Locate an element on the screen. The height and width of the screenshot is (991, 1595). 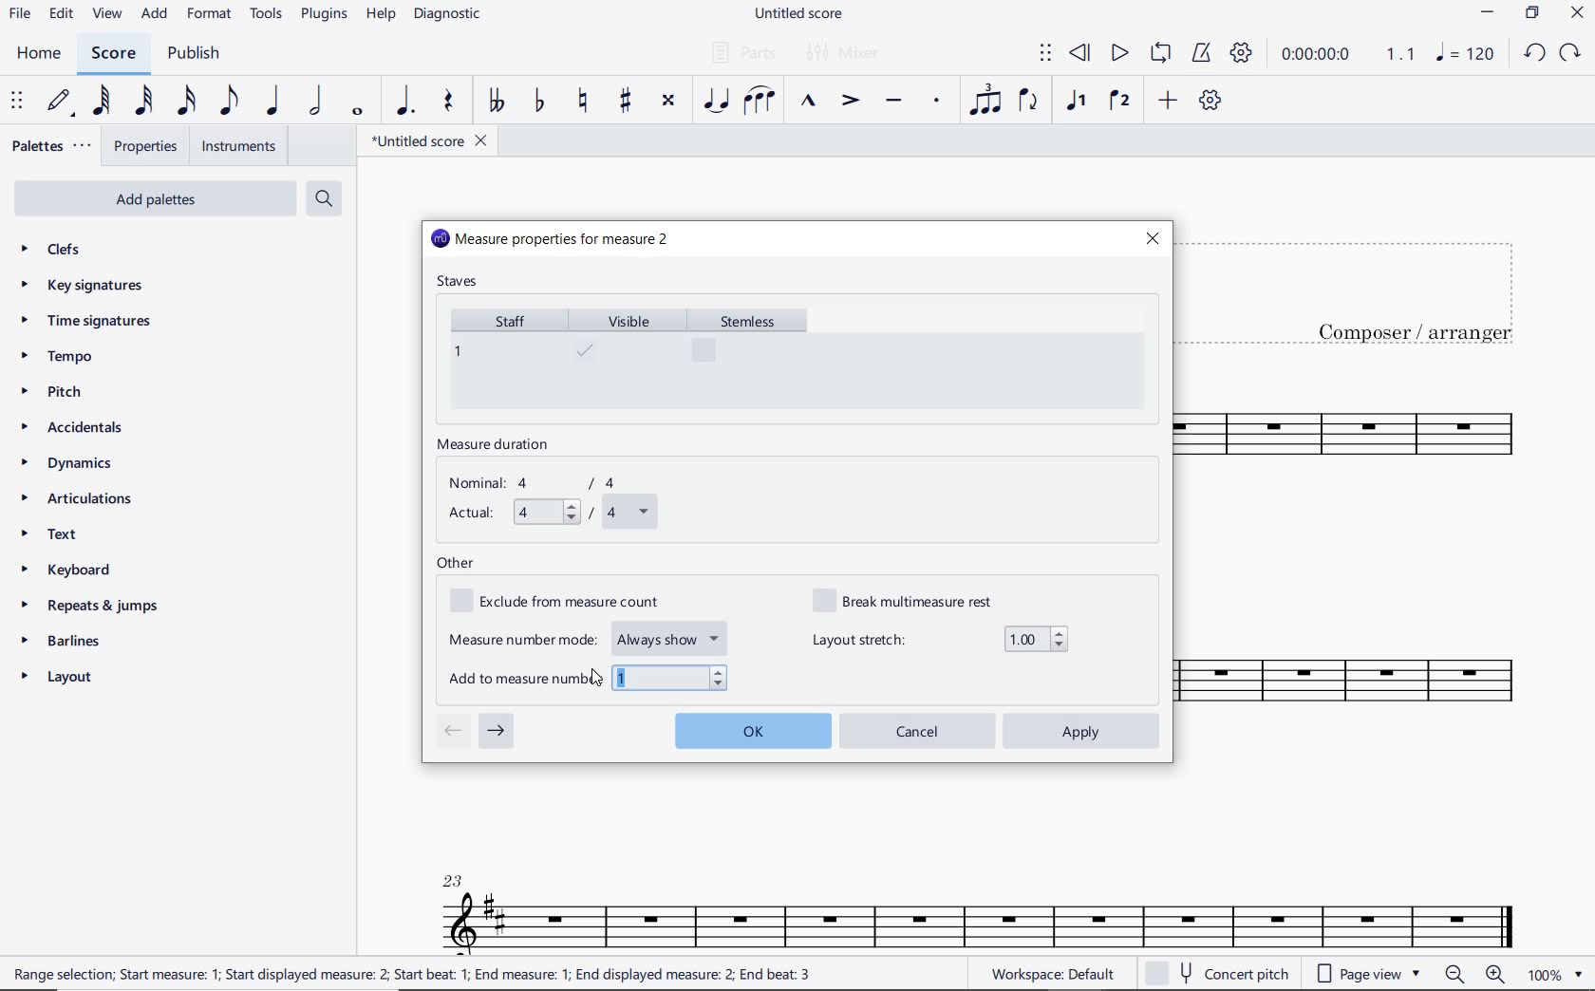
TUPLET is located at coordinates (987, 100).